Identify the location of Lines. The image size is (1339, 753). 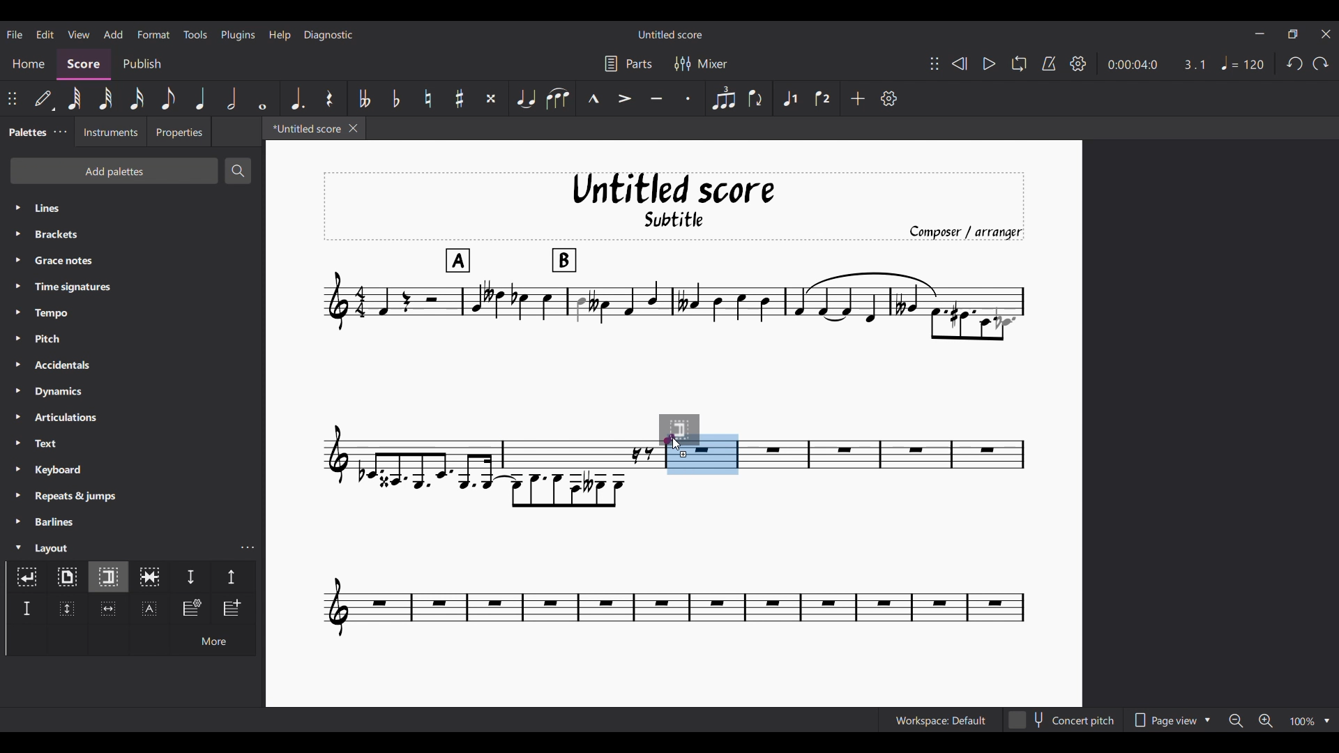
(133, 208).